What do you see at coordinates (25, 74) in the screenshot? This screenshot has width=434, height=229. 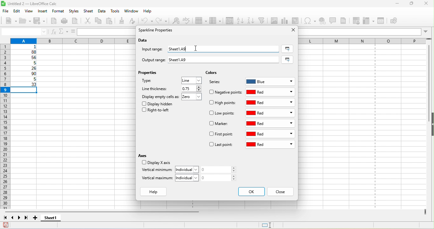 I see `90` at bounding box center [25, 74].